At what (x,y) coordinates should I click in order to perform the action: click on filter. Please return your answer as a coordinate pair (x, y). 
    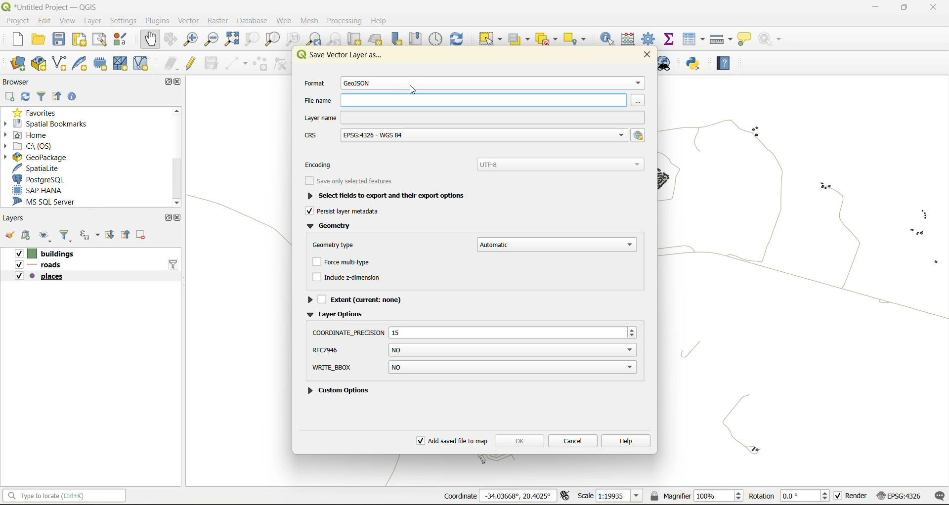
    Looking at the image, I should click on (67, 235).